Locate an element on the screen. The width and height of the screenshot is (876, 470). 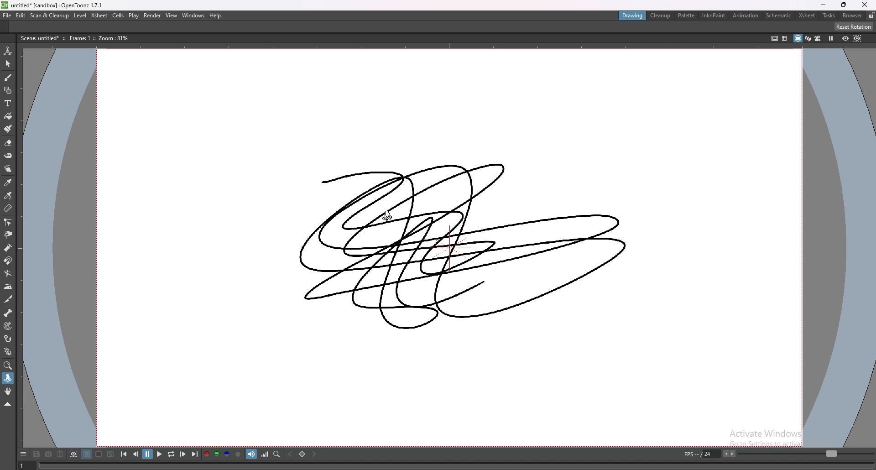
soundtrack is located at coordinates (251, 454).